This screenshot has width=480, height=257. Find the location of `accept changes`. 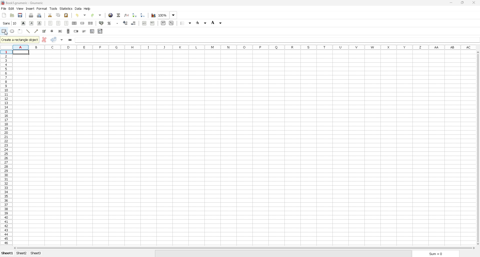

accept changes is located at coordinates (54, 40).